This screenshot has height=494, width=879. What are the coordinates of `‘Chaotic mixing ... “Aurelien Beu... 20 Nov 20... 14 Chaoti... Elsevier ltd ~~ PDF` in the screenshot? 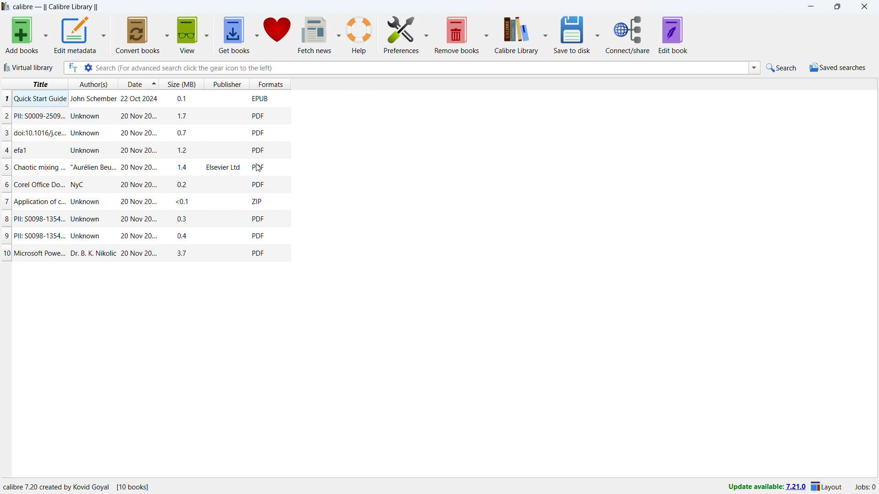 It's located at (161, 167).